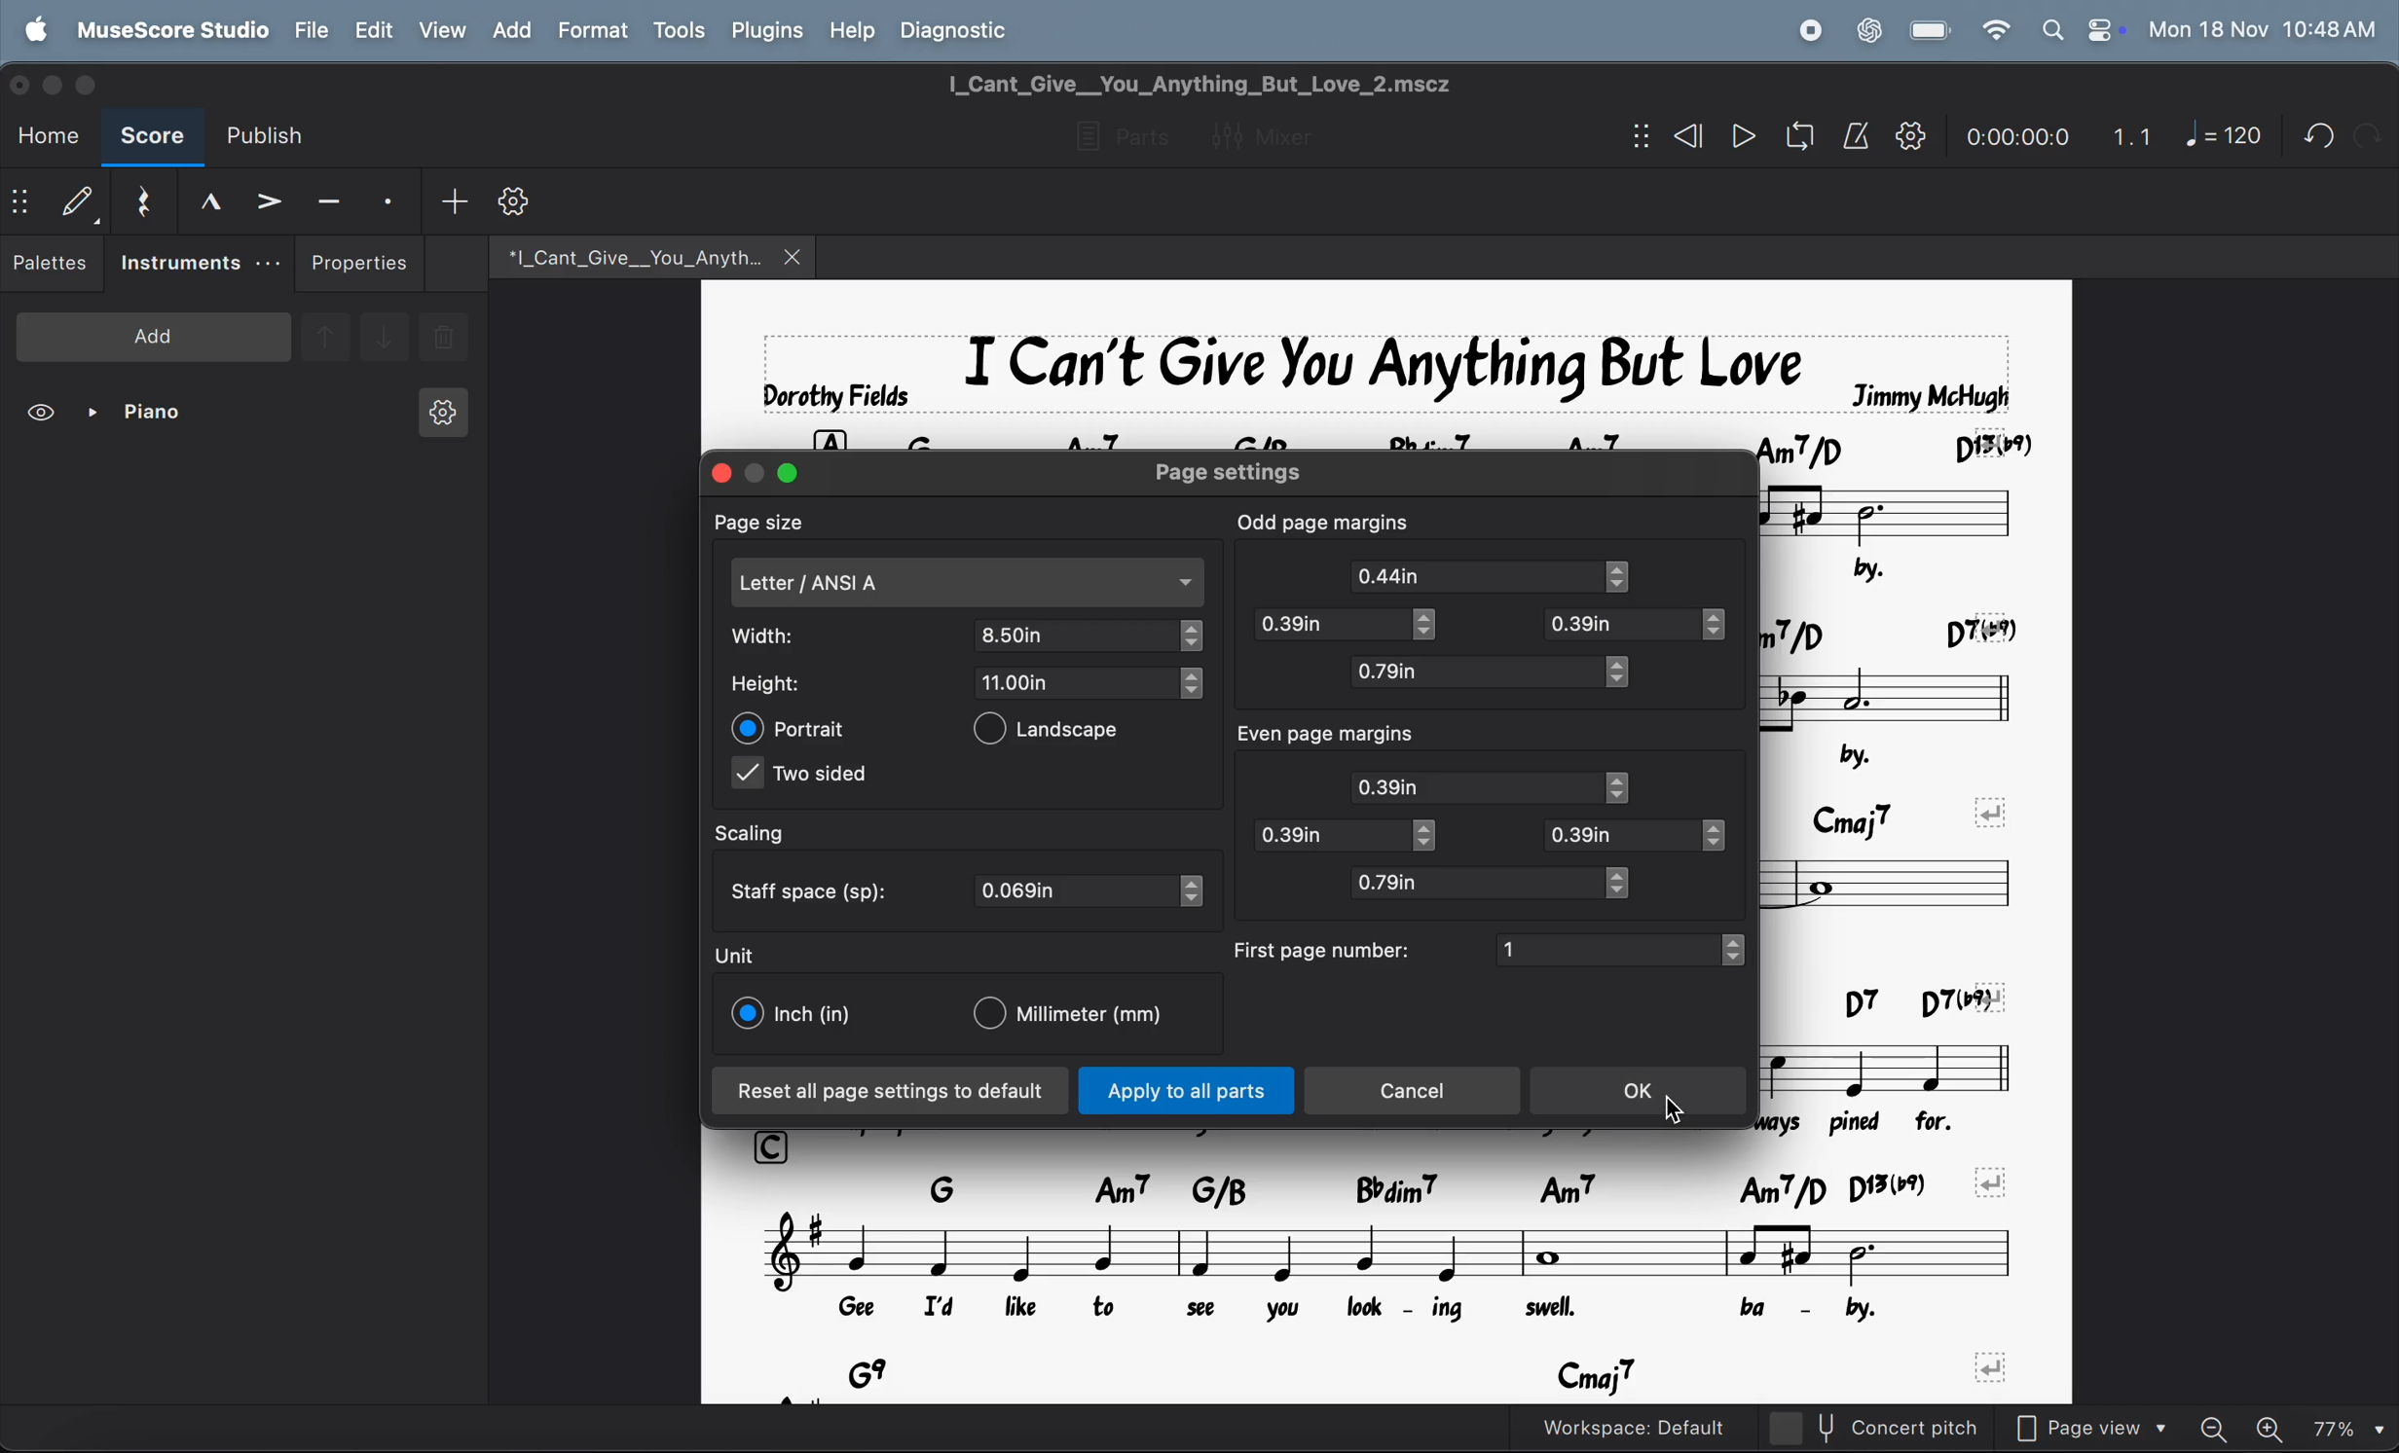 Image resolution: width=2399 pixels, height=1453 pixels. What do you see at coordinates (1471, 672) in the screenshot?
I see `0.79in` at bounding box center [1471, 672].